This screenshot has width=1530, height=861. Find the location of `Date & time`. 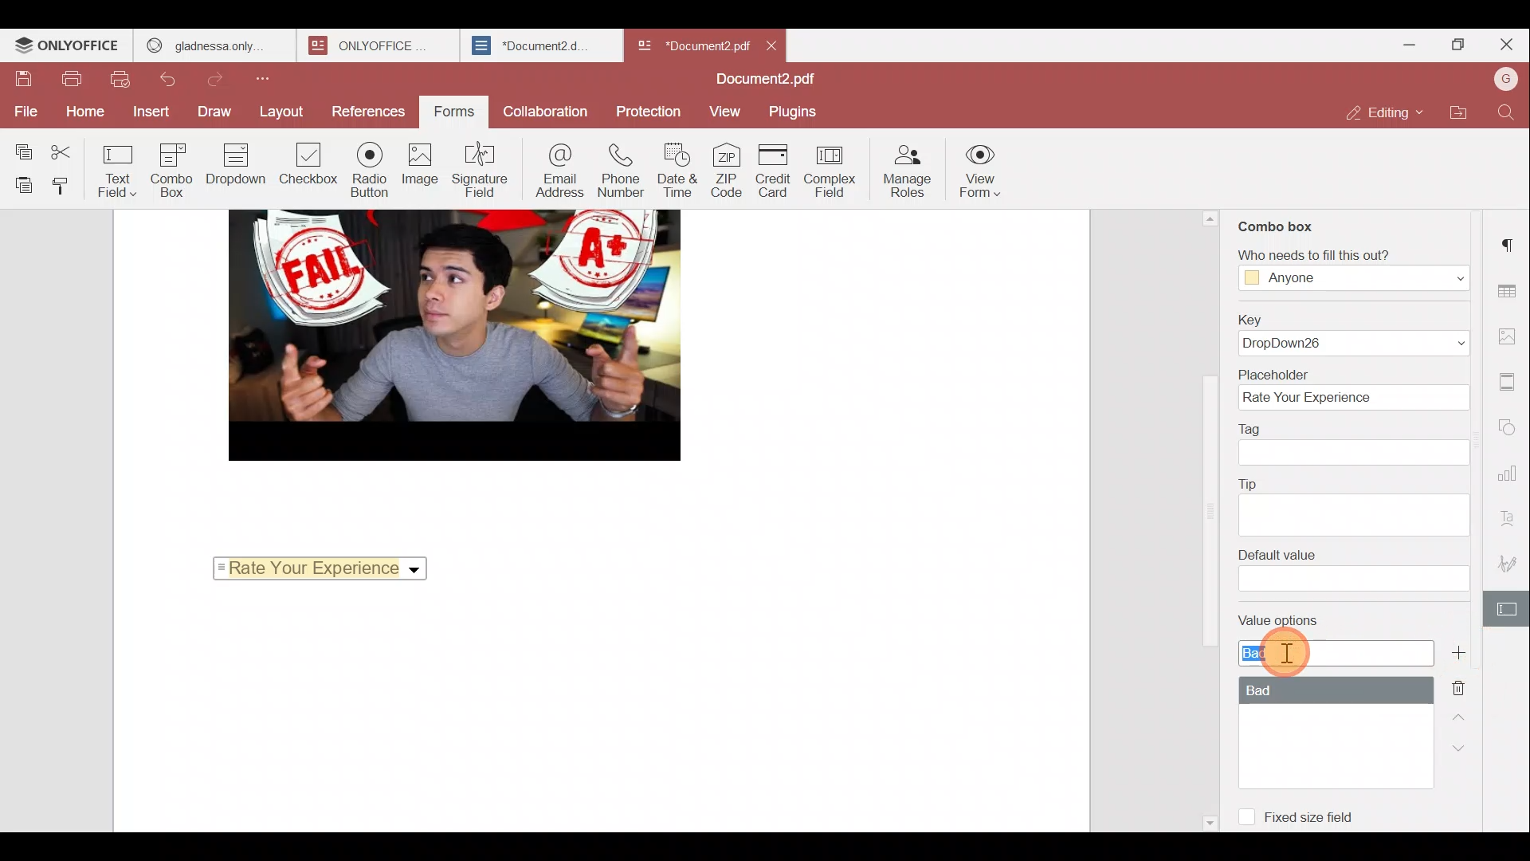

Date & time is located at coordinates (678, 173).